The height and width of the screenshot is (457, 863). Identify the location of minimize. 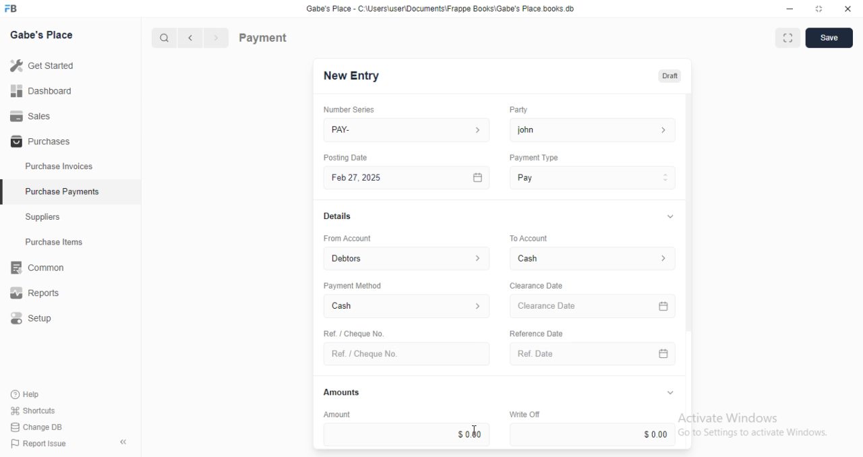
(786, 8).